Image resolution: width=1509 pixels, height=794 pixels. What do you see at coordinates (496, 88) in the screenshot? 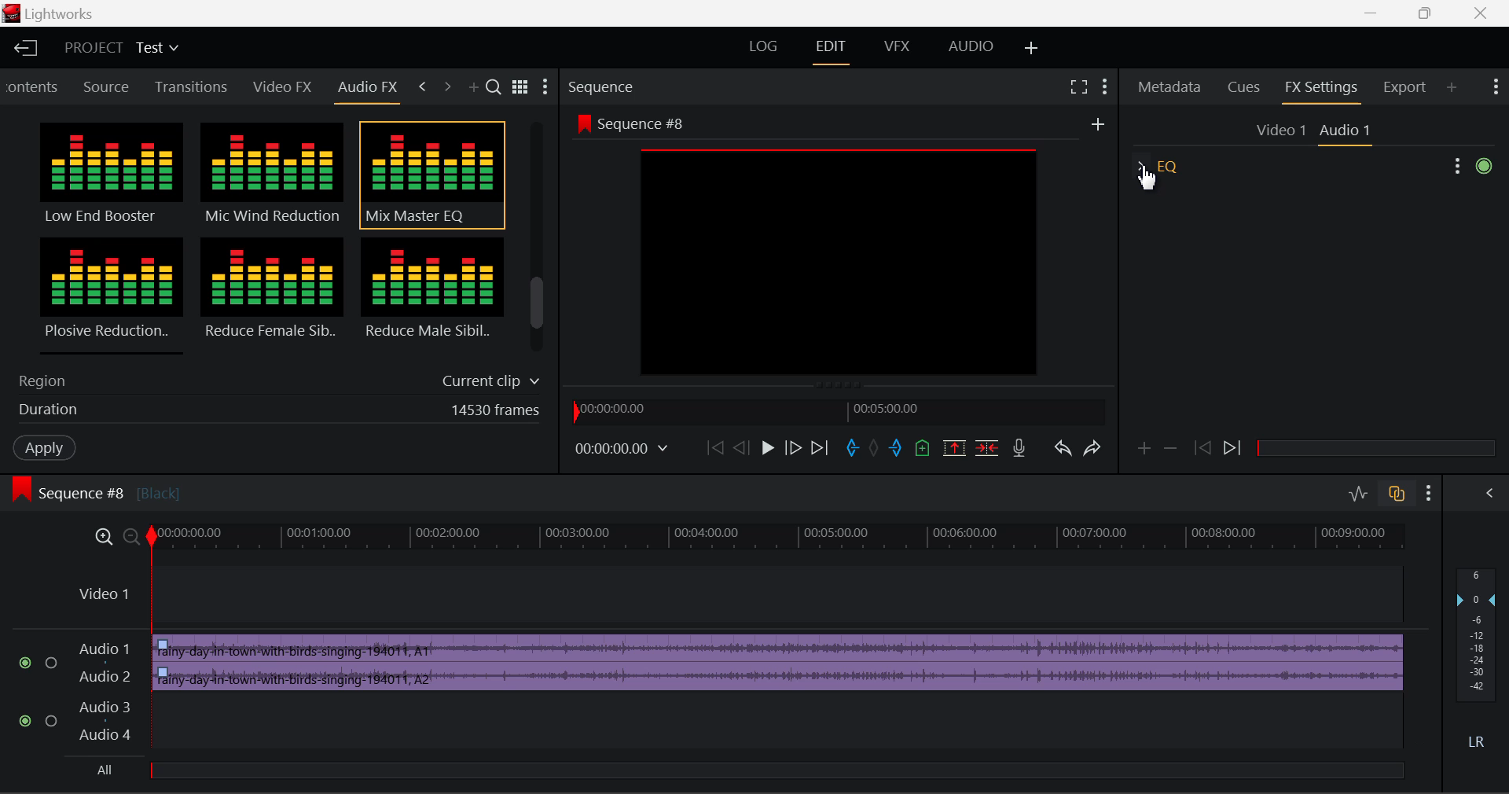
I see `Search` at bounding box center [496, 88].